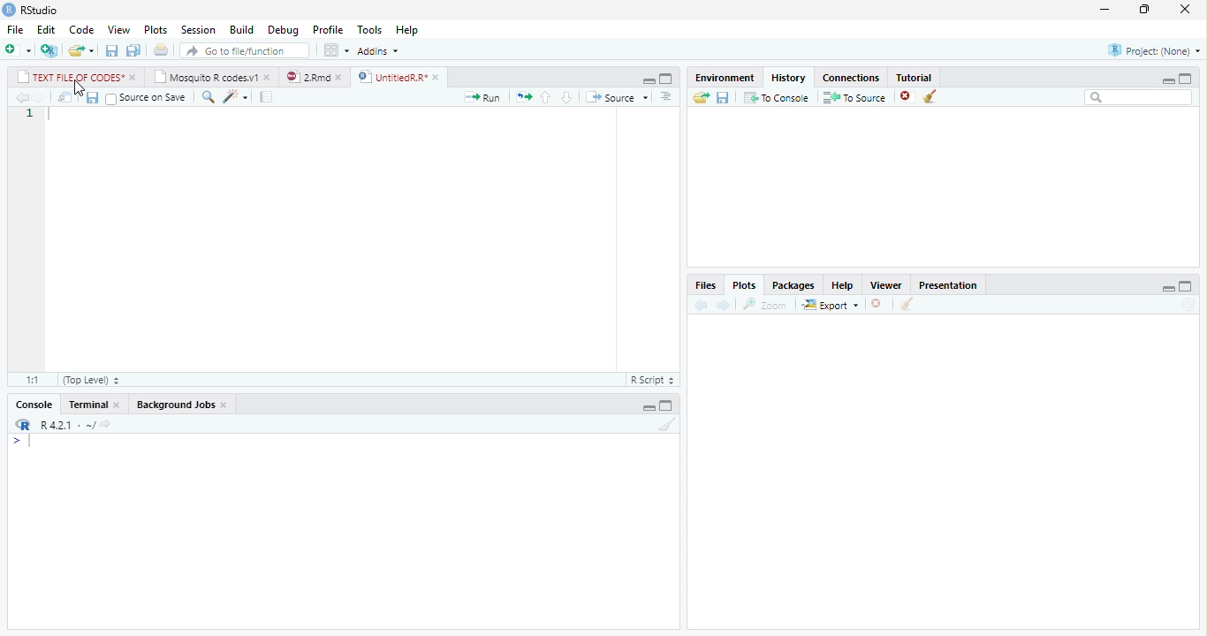  What do you see at coordinates (328, 29) in the screenshot?
I see `Profile` at bounding box center [328, 29].